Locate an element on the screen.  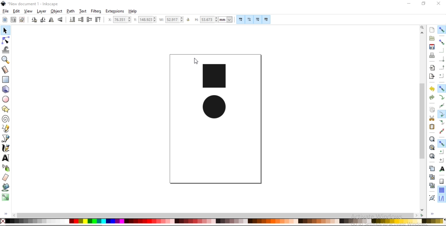
select all objects and nodes is located at coordinates (5, 20).